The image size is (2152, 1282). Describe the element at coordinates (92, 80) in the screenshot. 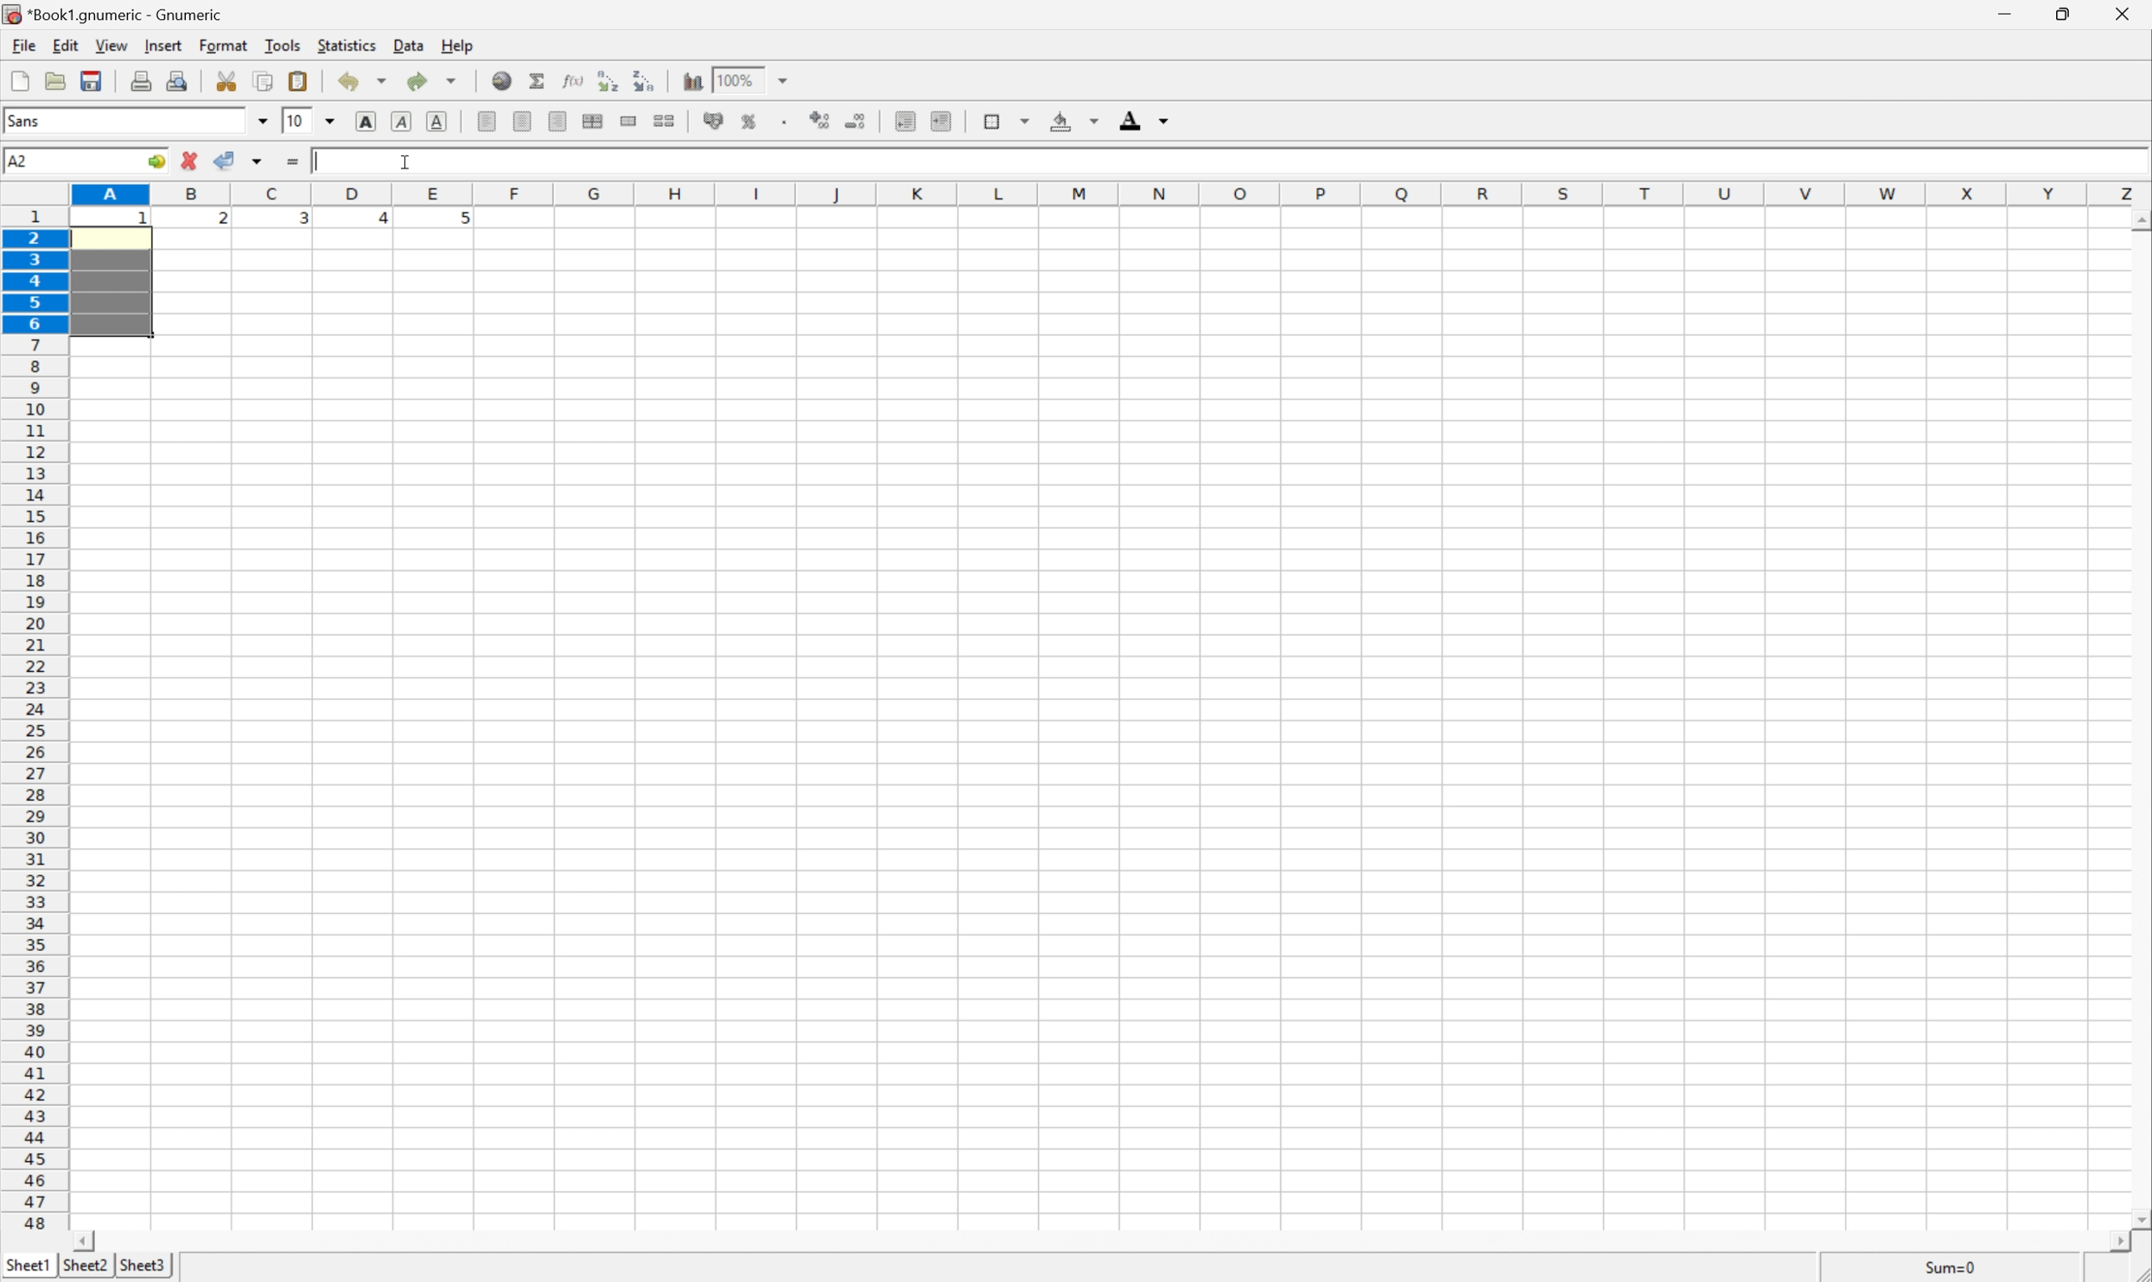

I see `save current workbook` at that location.